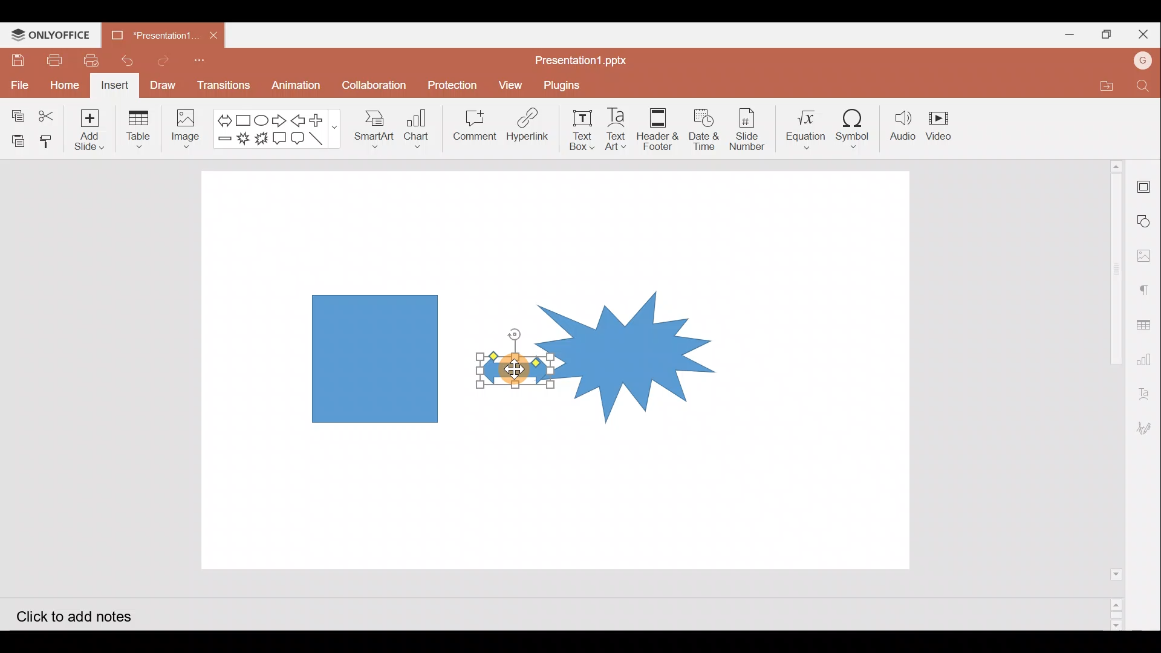  I want to click on Presentation1., so click(155, 32).